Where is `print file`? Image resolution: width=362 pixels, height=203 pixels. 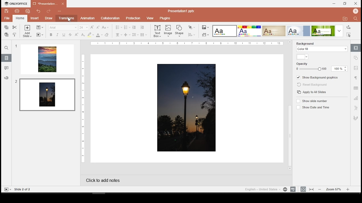
print file is located at coordinates (17, 11).